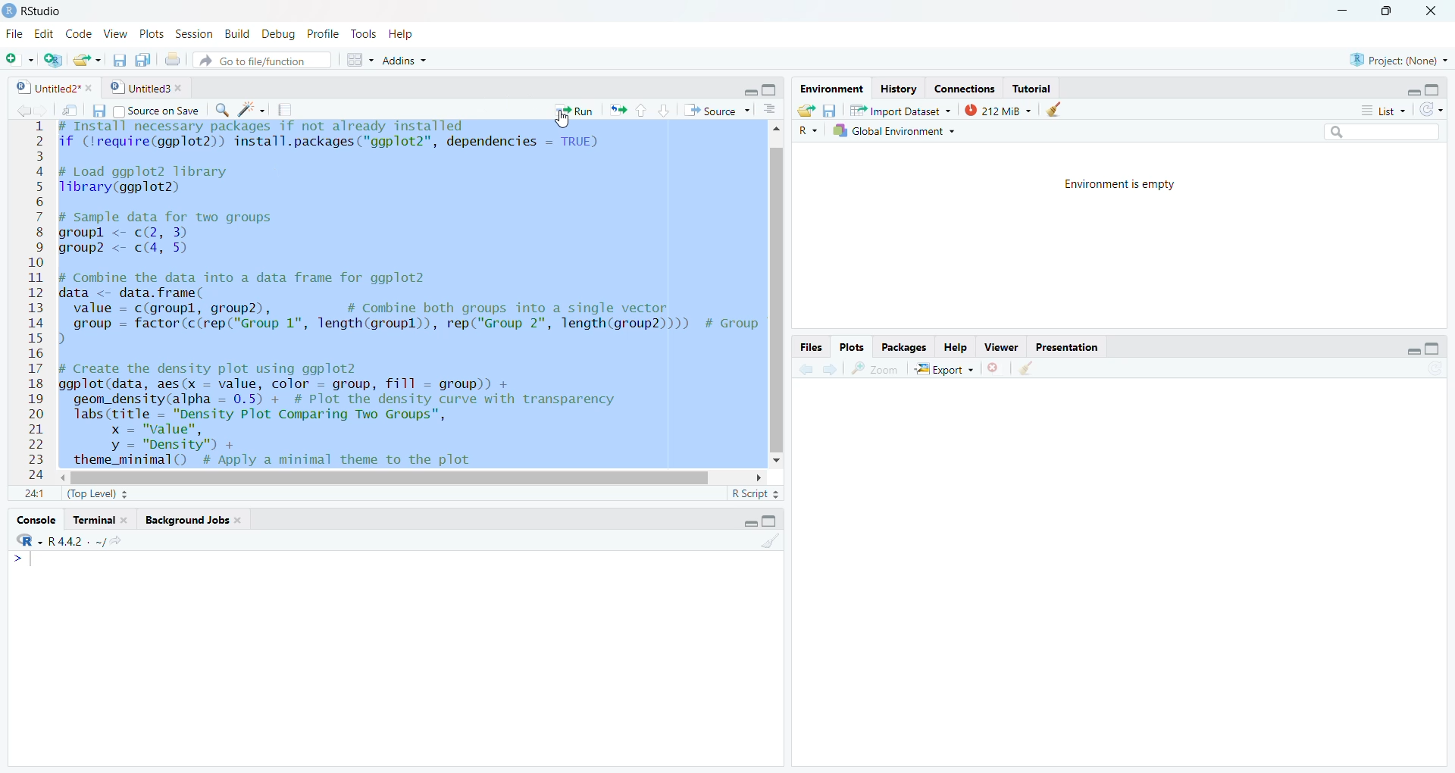 This screenshot has width=1455, height=773. I want to click on new file, so click(18, 58).